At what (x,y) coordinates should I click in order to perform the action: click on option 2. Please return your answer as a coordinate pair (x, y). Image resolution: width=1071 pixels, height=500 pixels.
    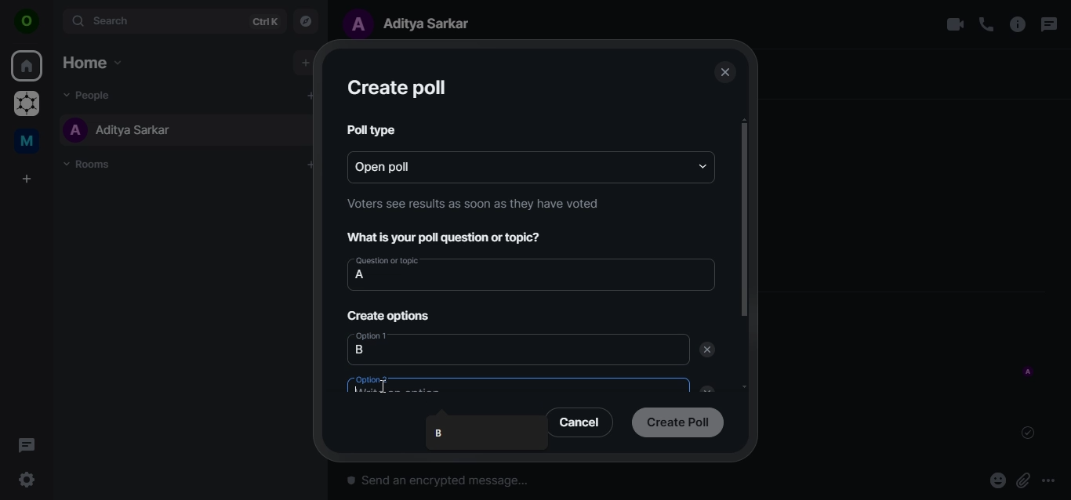
    Looking at the image, I should click on (383, 383).